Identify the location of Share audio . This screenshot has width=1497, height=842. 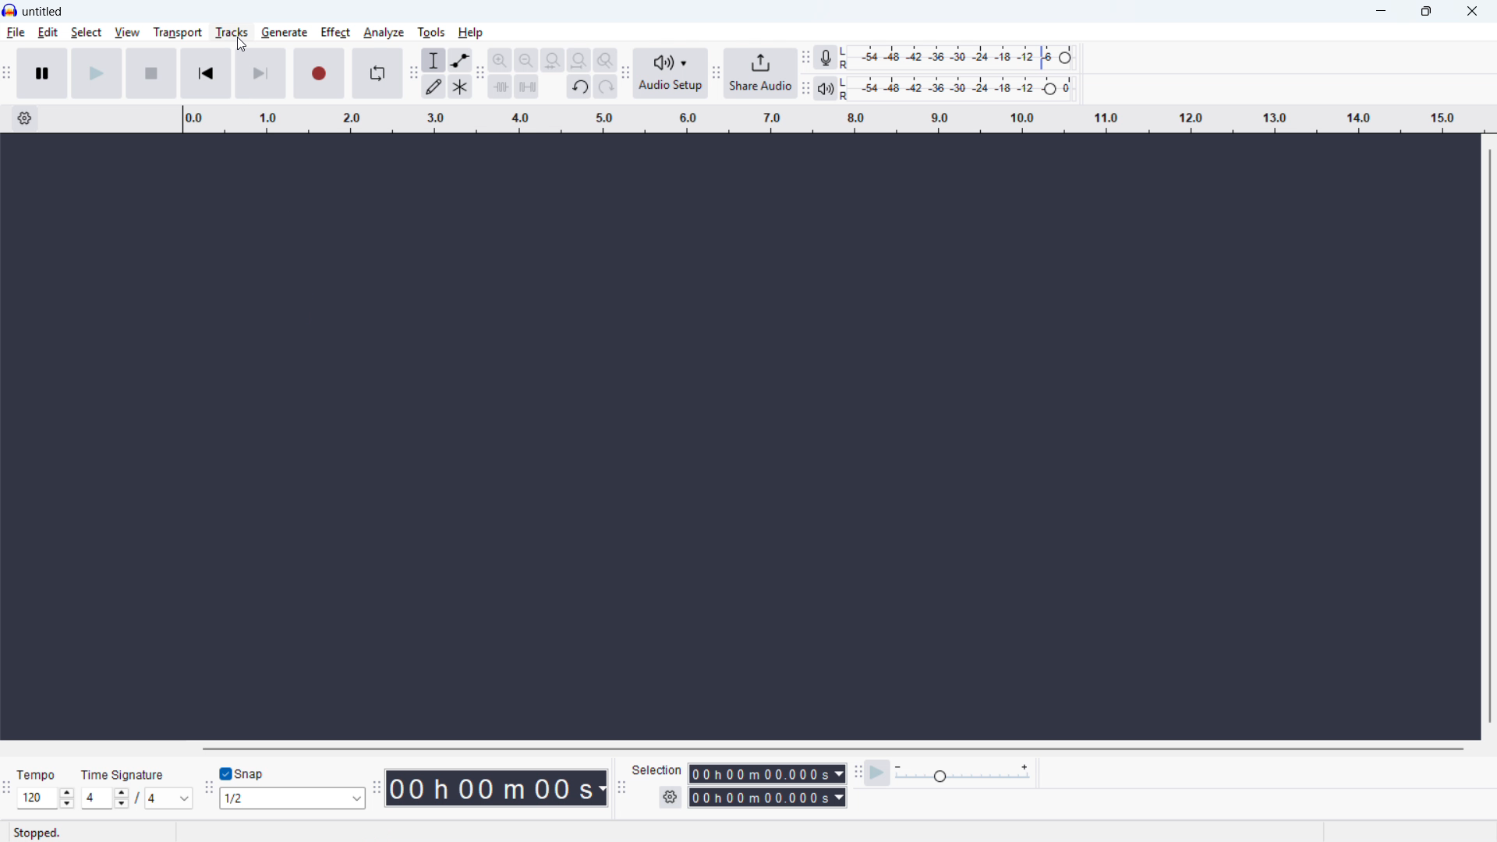
(762, 73).